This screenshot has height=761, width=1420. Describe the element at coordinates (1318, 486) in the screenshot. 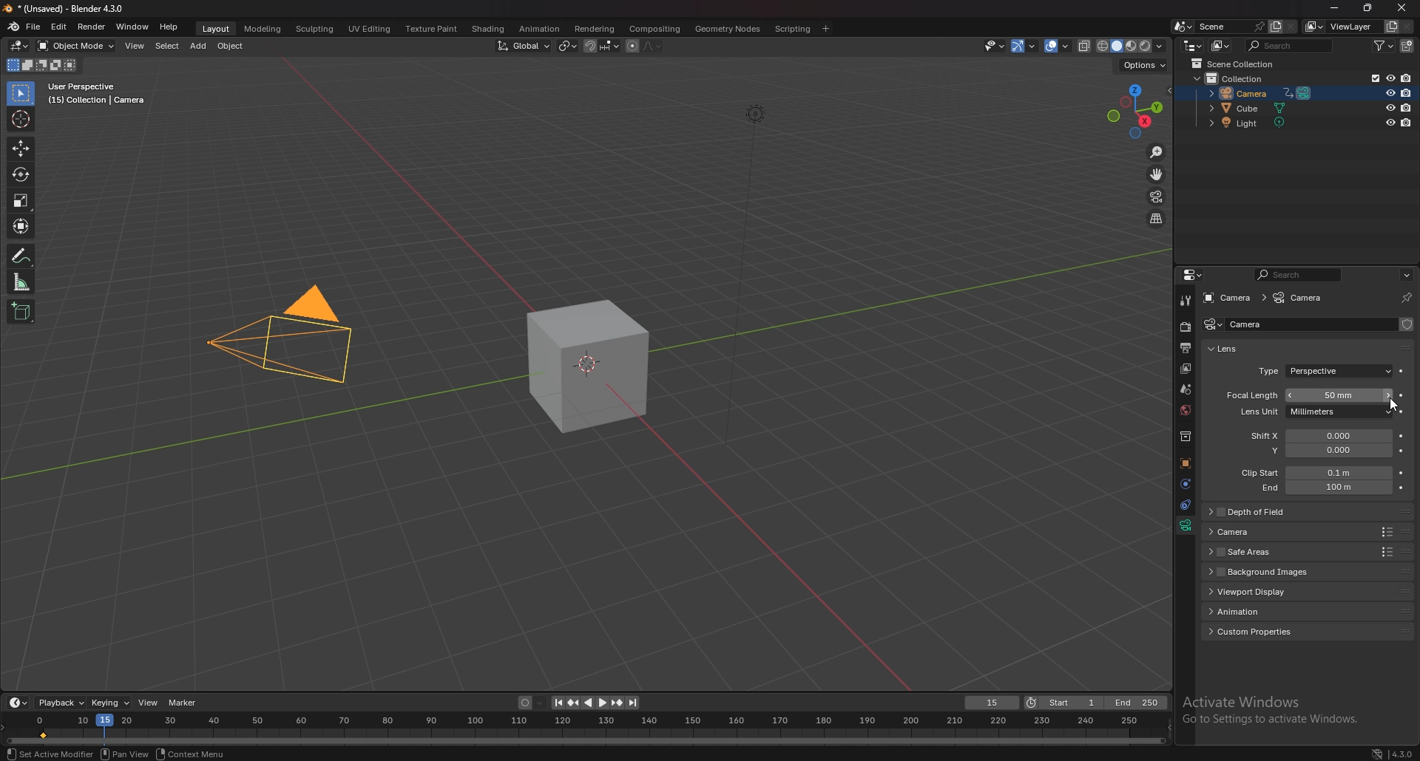

I see `clip end` at that location.